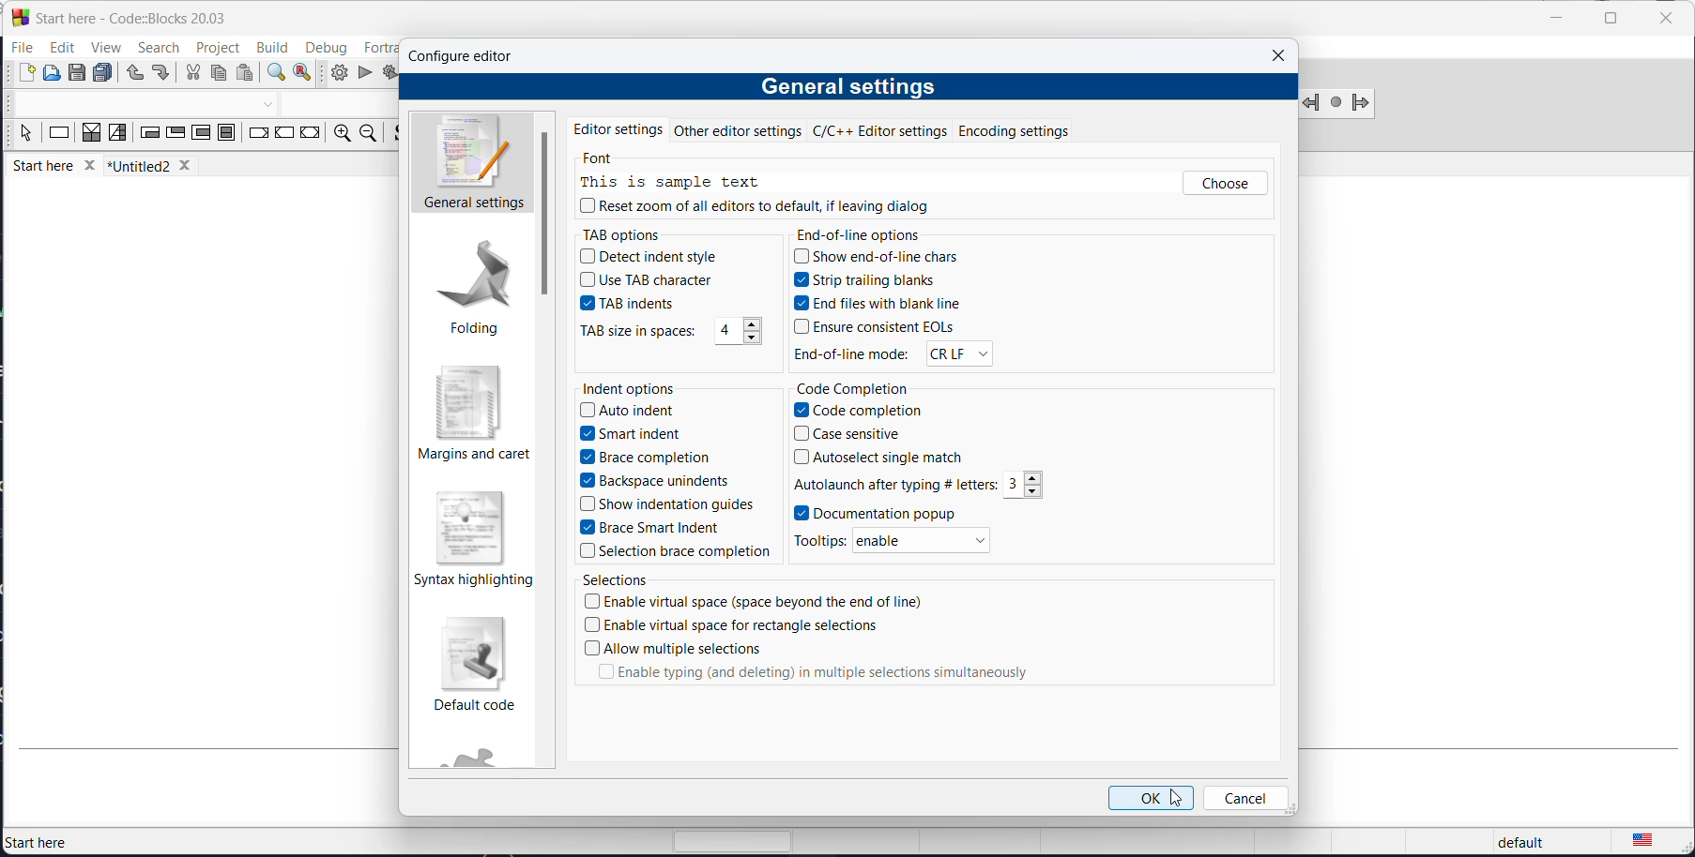 The image size is (1695, 857). Describe the element at coordinates (27, 77) in the screenshot. I see `new file` at that location.